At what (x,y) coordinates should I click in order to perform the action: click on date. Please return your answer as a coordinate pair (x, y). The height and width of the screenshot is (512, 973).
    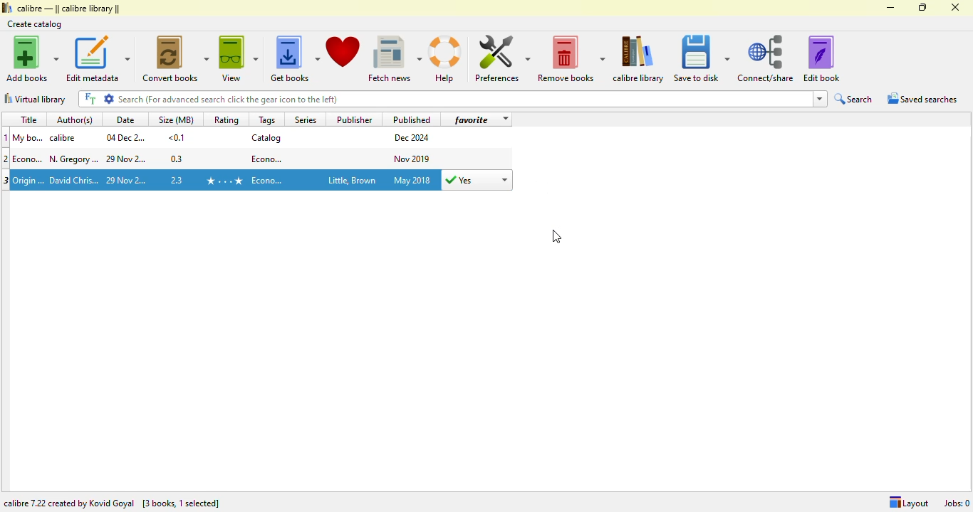
    Looking at the image, I should click on (127, 160).